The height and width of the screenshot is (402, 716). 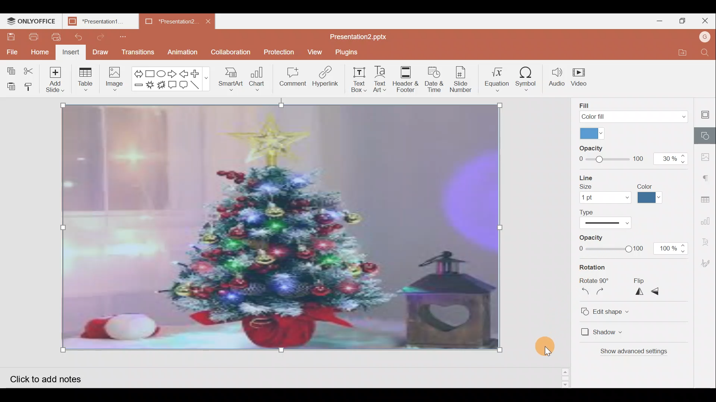 I want to click on Flip vertically, so click(x=660, y=292).